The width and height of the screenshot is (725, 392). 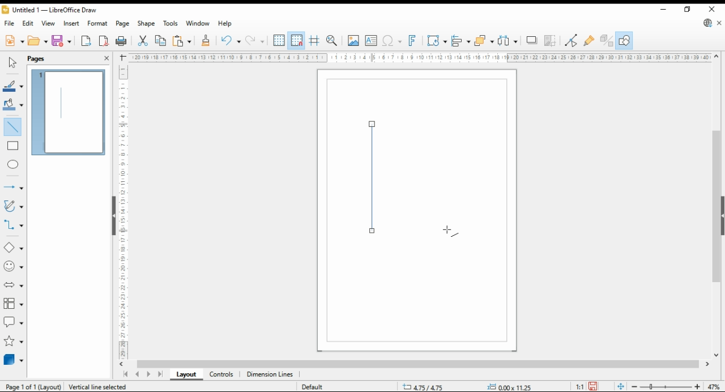 What do you see at coordinates (104, 41) in the screenshot?
I see `export as PDF` at bounding box center [104, 41].